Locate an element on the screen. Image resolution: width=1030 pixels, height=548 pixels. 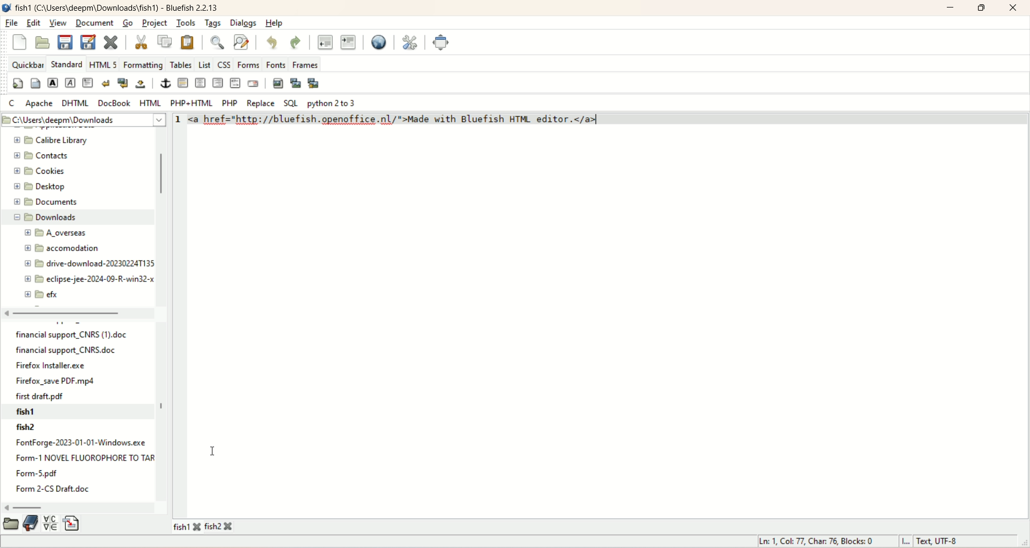
cut is located at coordinates (143, 42).